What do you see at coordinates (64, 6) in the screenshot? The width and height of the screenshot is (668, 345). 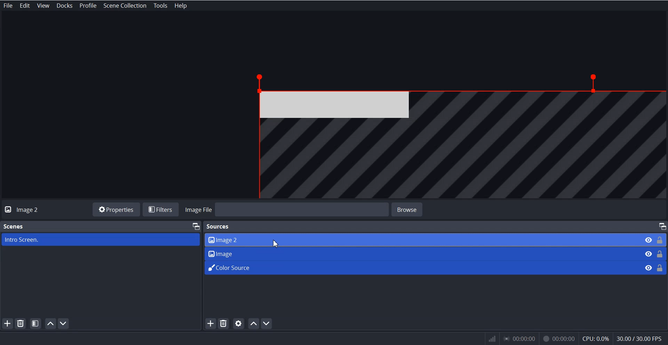 I see `Docks` at bounding box center [64, 6].